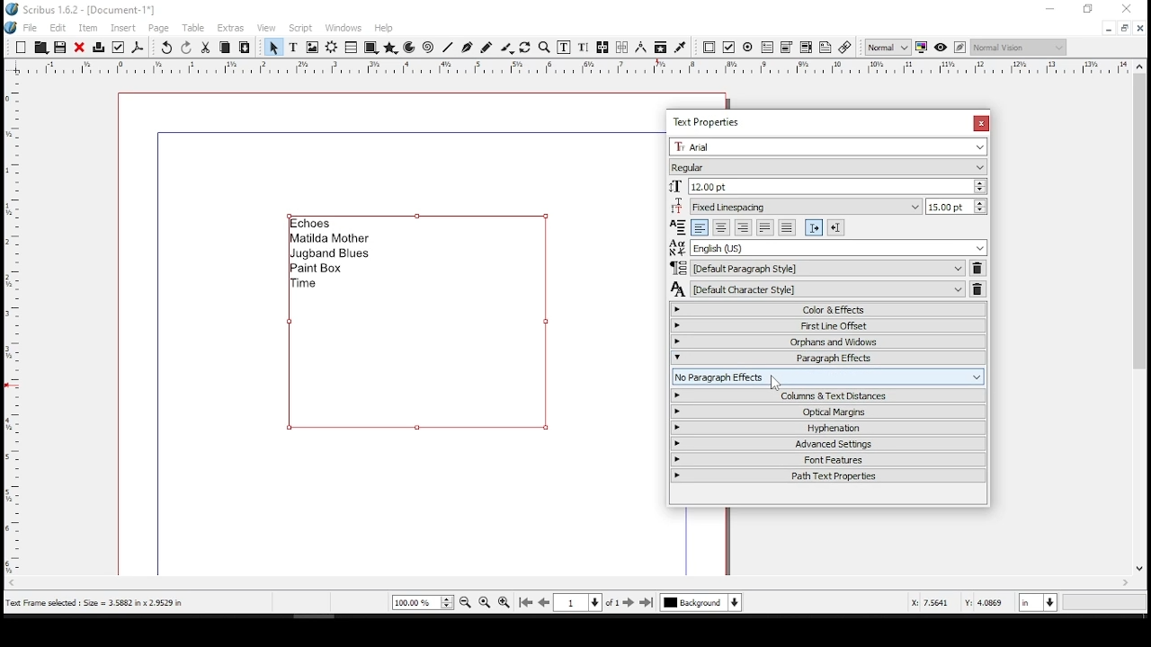 The height and width of the screenshot is (647, 1151). I want to click on Y: 3.1693, so click(985, 603).